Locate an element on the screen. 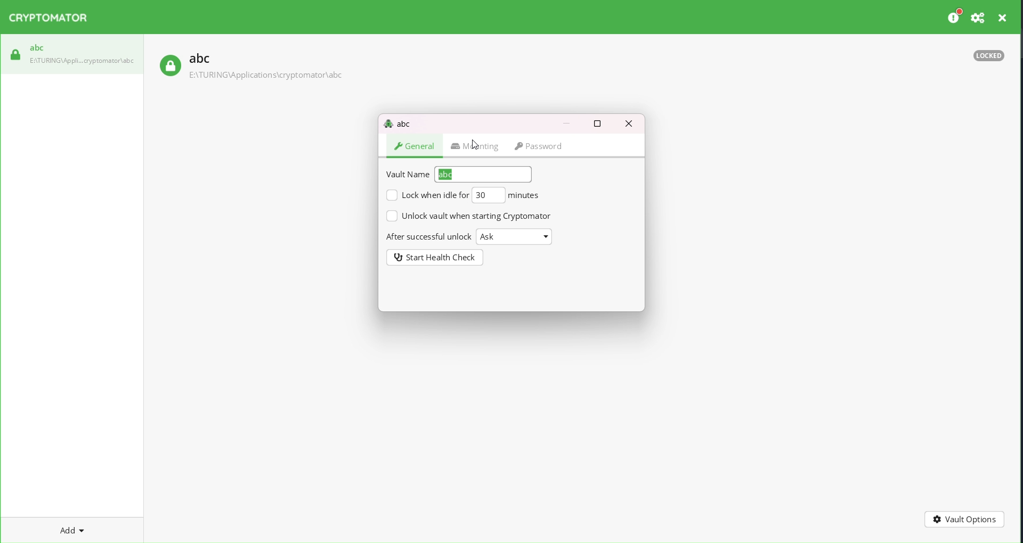  add is located at coordinates (66, 529).